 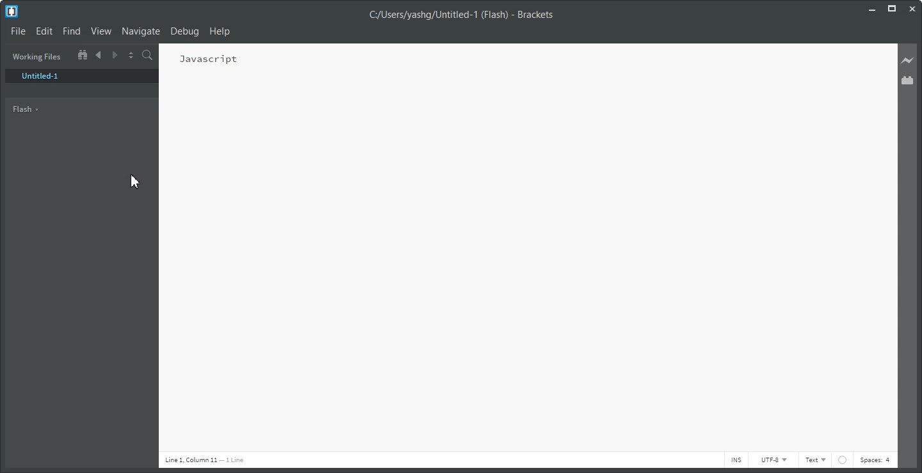 What do you see at coordinates (186, 32) in the screenshot?
I see `Debug` at bounding box center [186, 32].